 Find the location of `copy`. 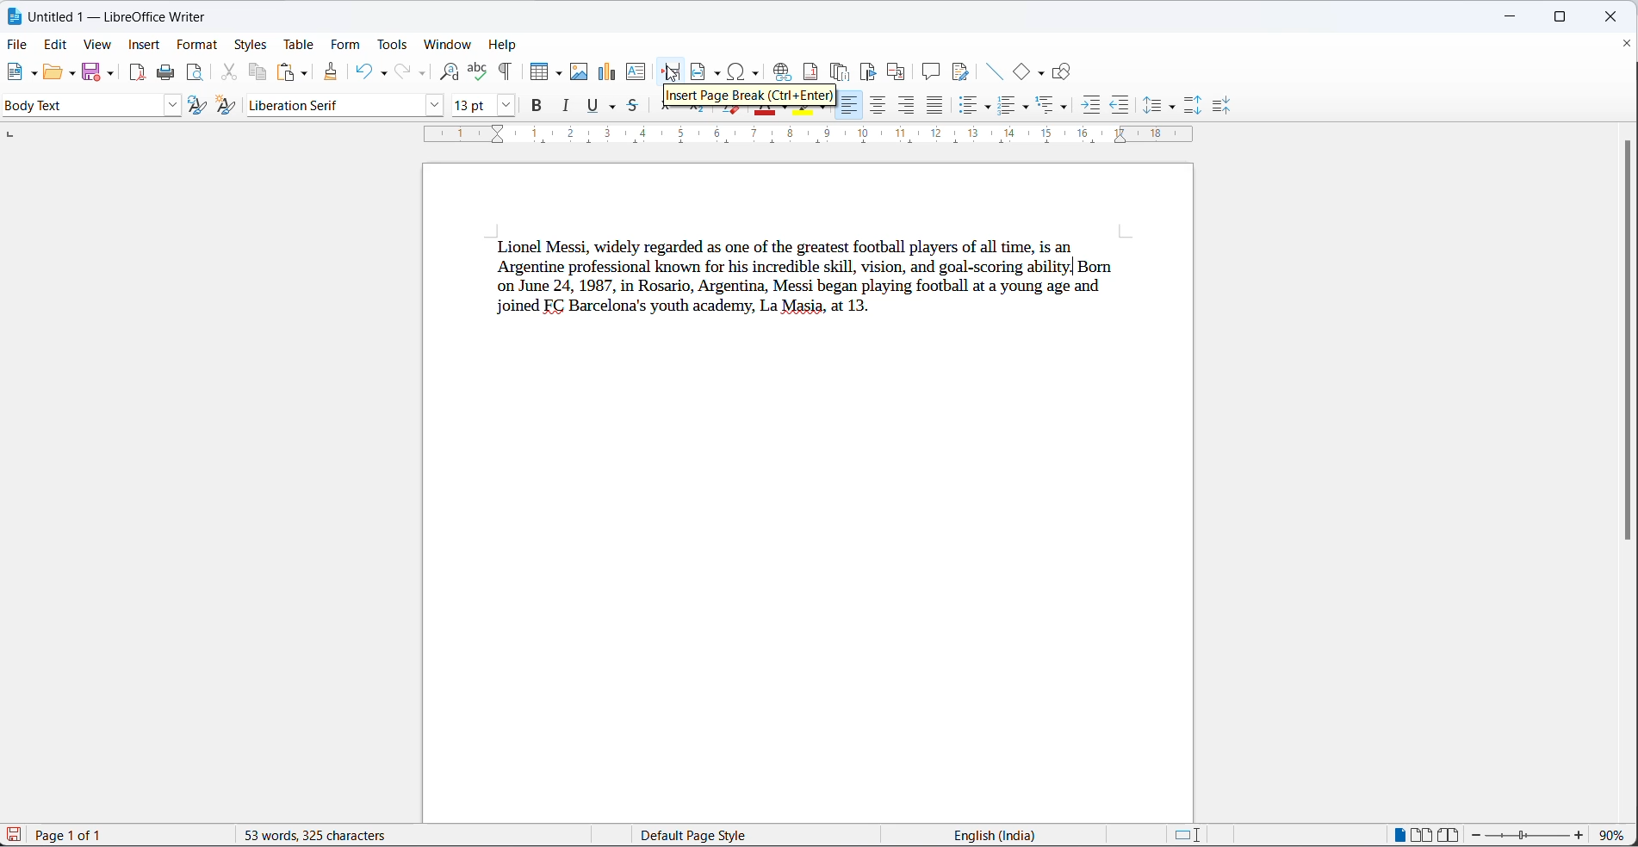

copy is located at coordinates (257, 73).